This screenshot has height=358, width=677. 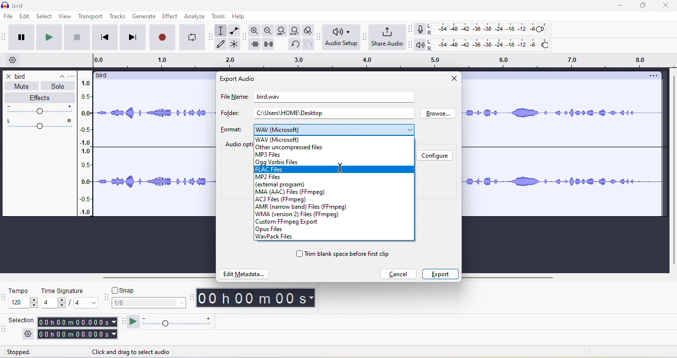 What do you see at coordinates (144, 16) in the screenshot?
I see `generate` at bounding box center [144, 16].